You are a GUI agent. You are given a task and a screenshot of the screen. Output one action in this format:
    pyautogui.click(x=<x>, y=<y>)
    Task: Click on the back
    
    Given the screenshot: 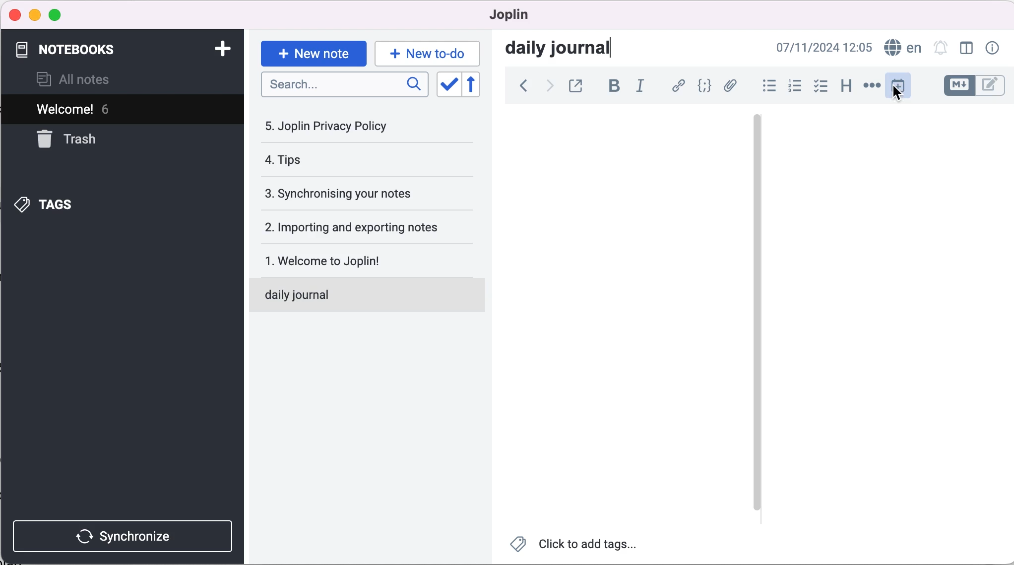 What is the action you would take?
    pyautogui.click(x=519, y=85)
    